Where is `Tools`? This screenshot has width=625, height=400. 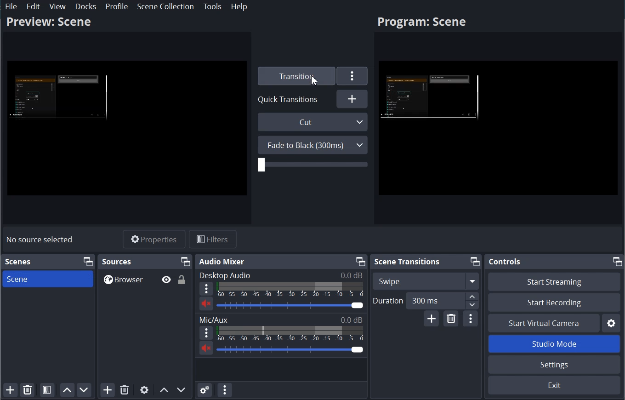 Tools is located at coordinates (212, 6).